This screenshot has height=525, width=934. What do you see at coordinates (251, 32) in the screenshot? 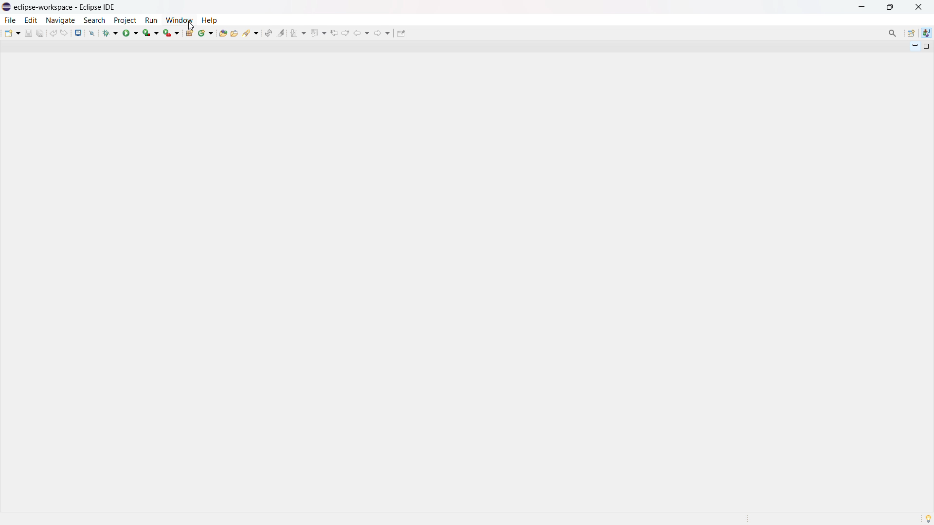
I see `search` at bounding box center [251, 32].